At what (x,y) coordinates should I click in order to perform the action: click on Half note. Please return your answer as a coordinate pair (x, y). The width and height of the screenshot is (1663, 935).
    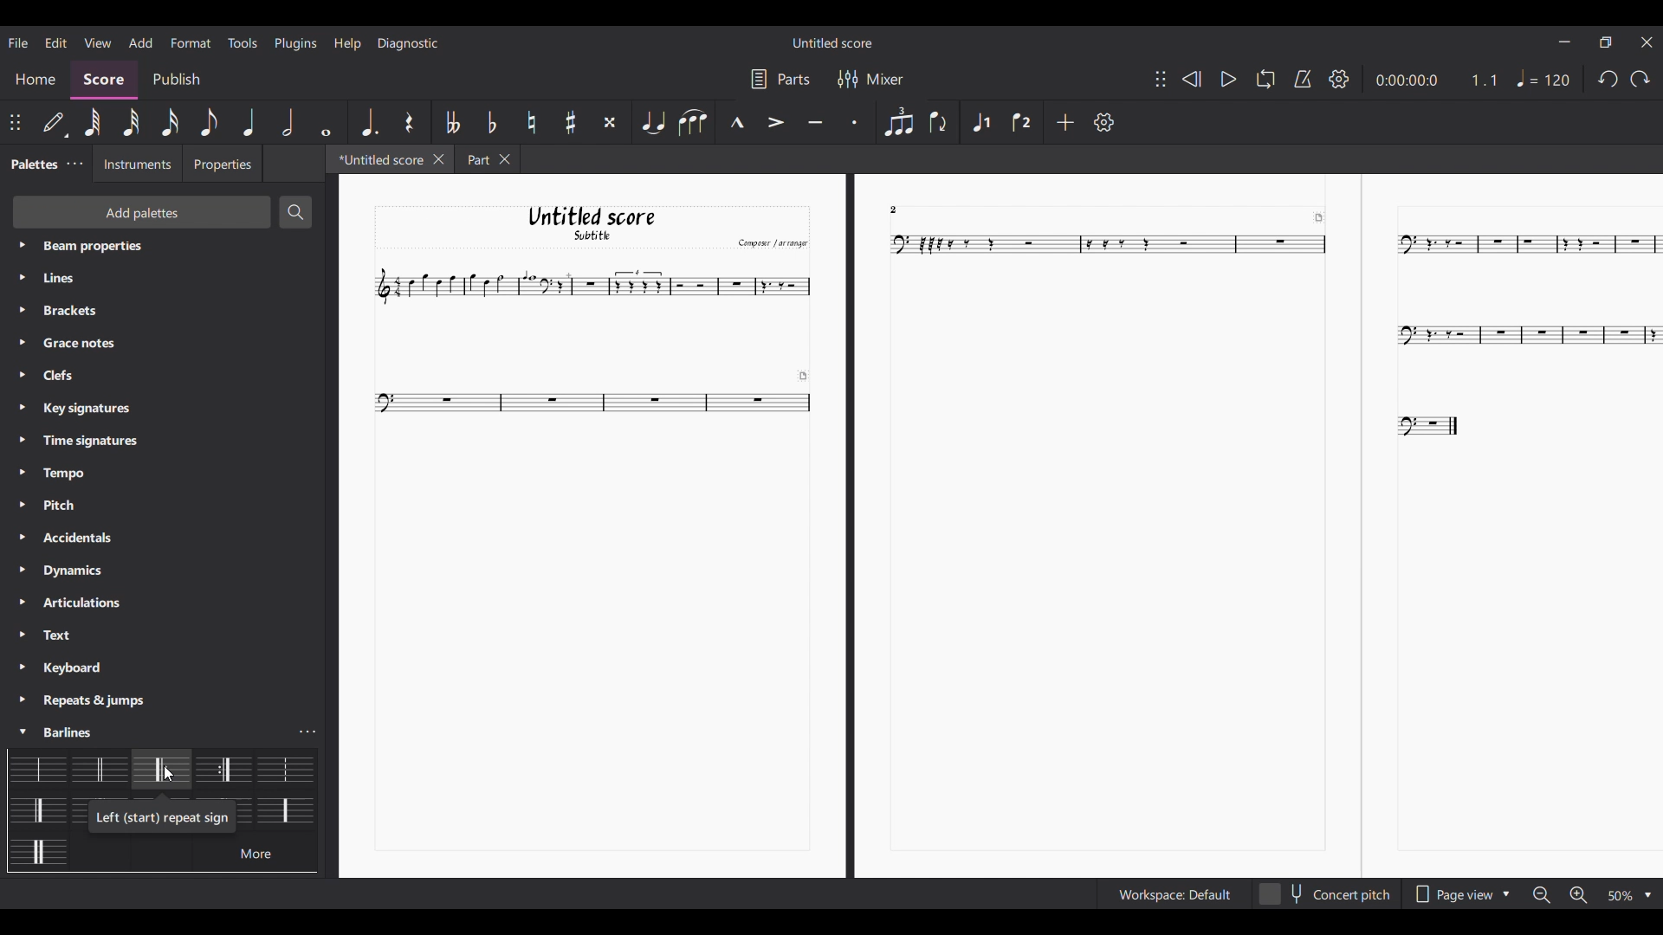
    Looking at the image, I should click on (288, 122).